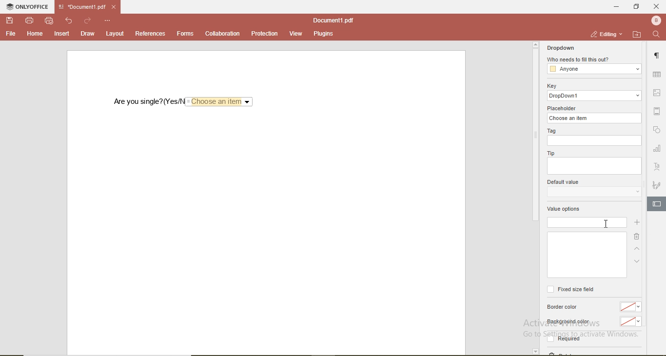 Image resolution: width=666 pixels, height=356 pixels. Describe the element at coordinates (561, 107) in the screenshot. I see `placeholder` at that location.